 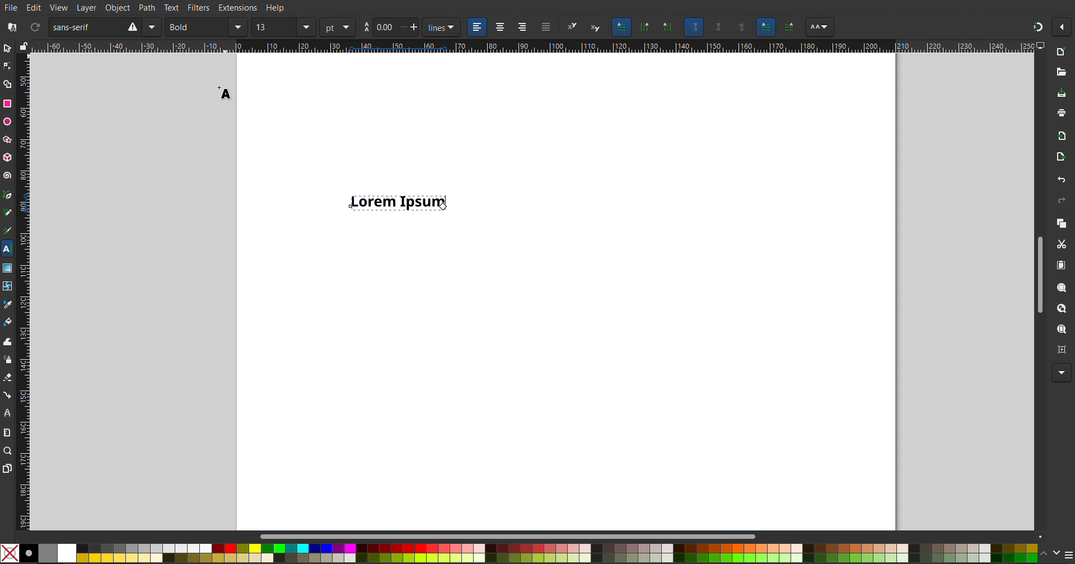 I want to click on Options, so click(x=1064, y=27).